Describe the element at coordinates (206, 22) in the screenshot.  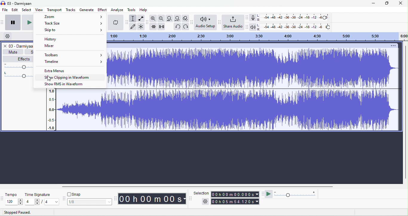
I see `audio set up` at that location.